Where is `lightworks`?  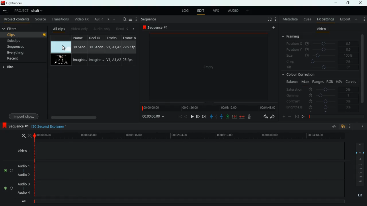
lightworks is located at coordinates (13, 3).